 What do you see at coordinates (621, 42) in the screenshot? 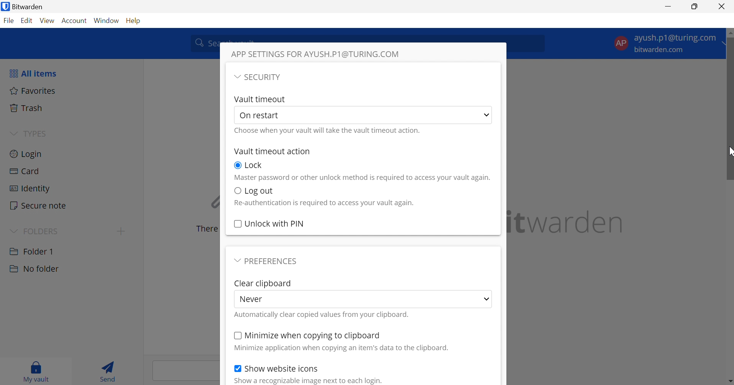
I see `AP` at bounding box center [621, 42].